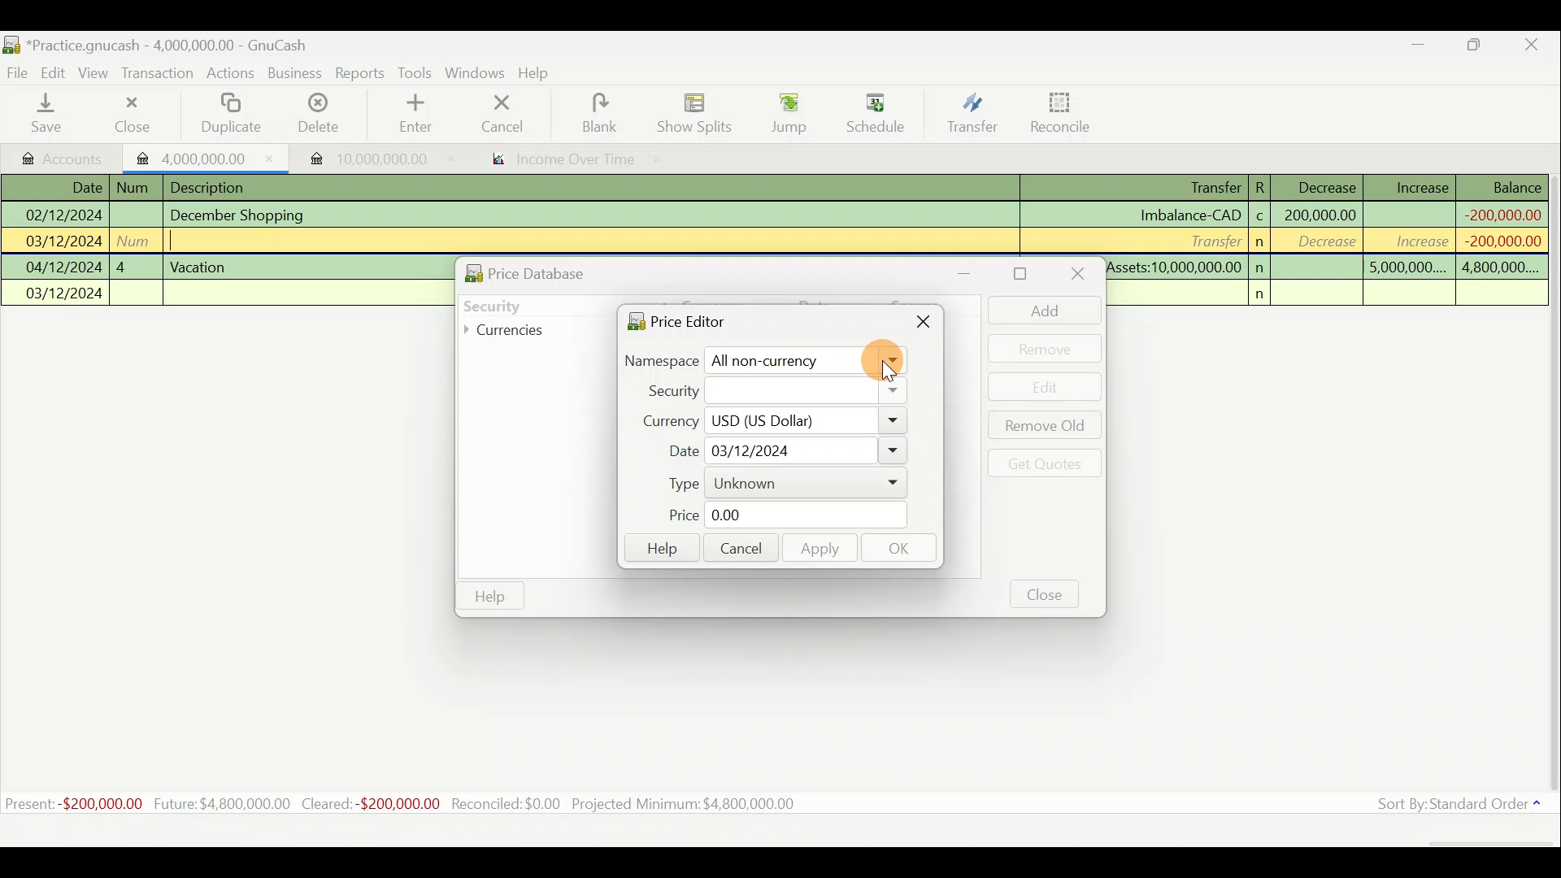 This screenshot has width=1561, height=878. I want to click on Price database, so click(562, 271).